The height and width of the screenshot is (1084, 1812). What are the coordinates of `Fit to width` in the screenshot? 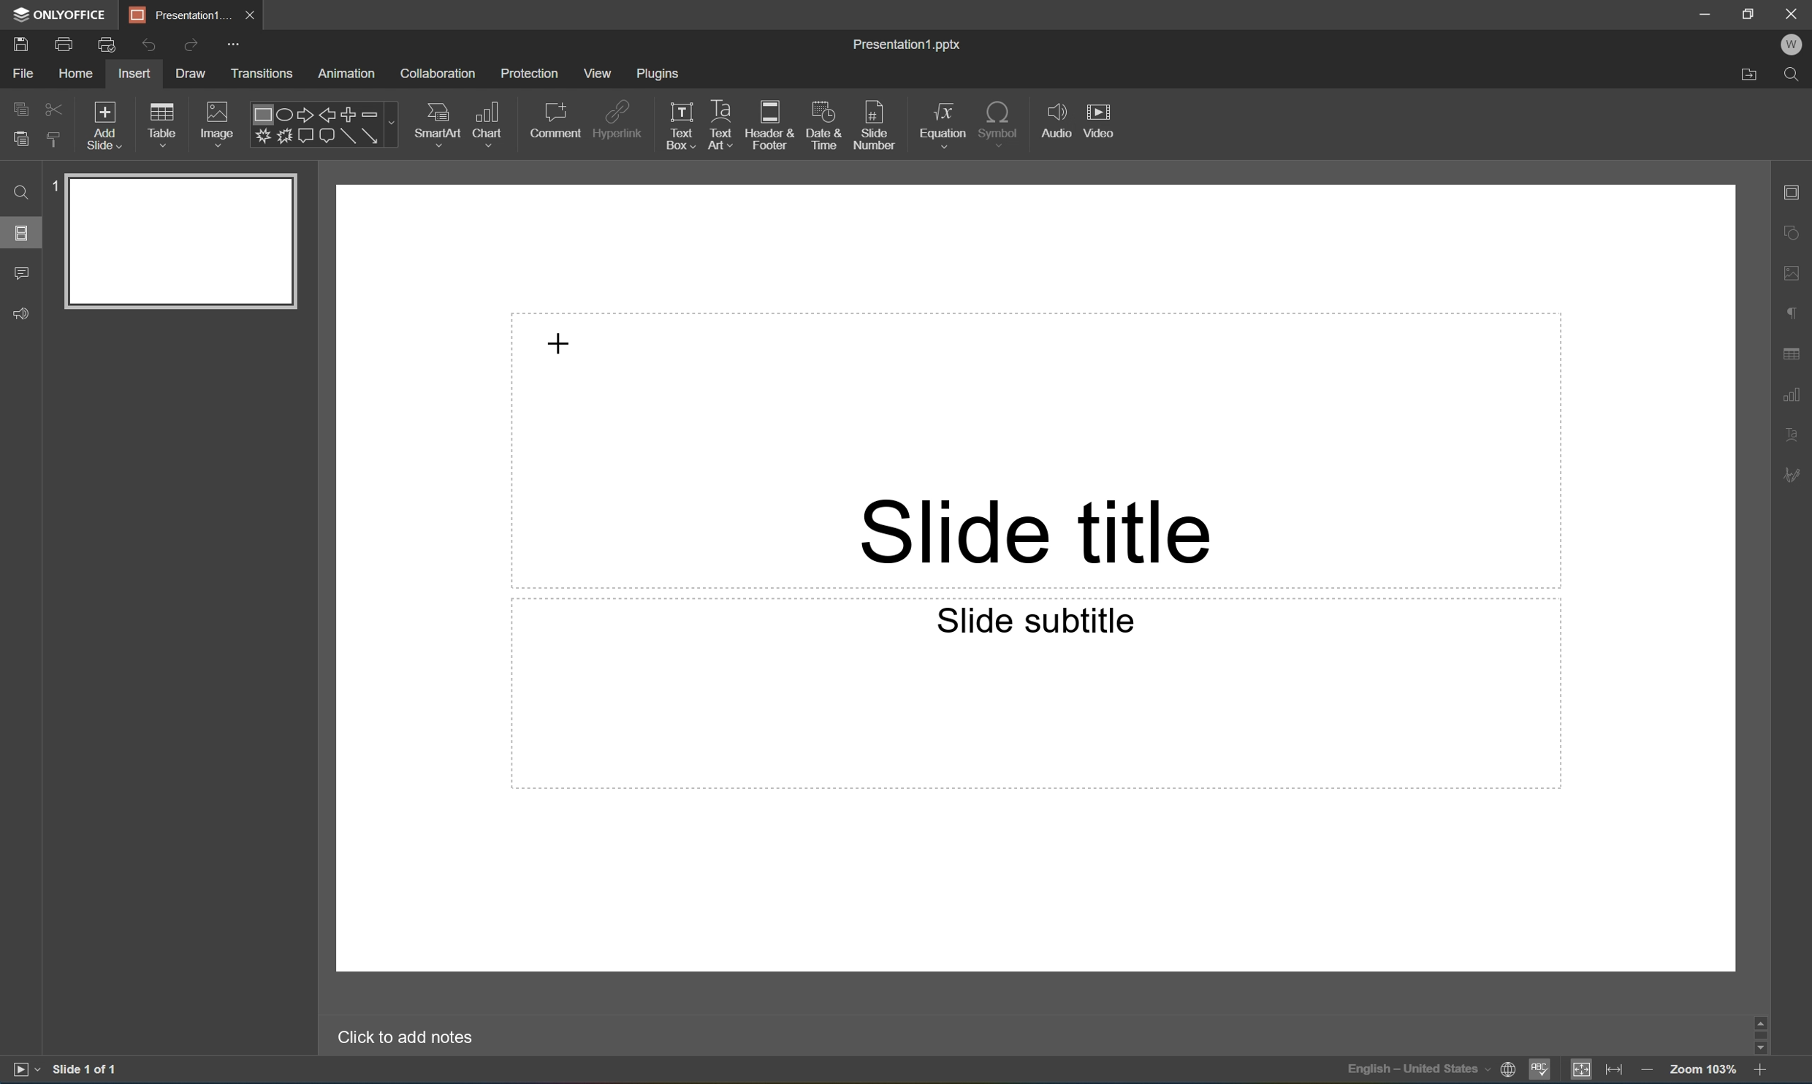 It's located at (1616, 1069).